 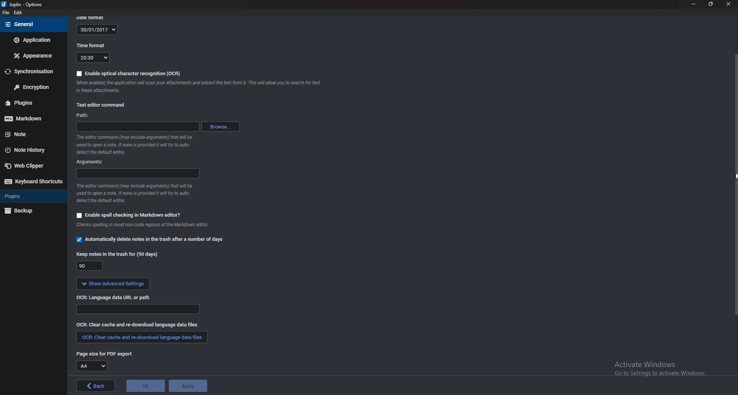 What do you see at coordinates (32, 149) in the screenshot?
I see `Note history` at bounding box center [32, 149].